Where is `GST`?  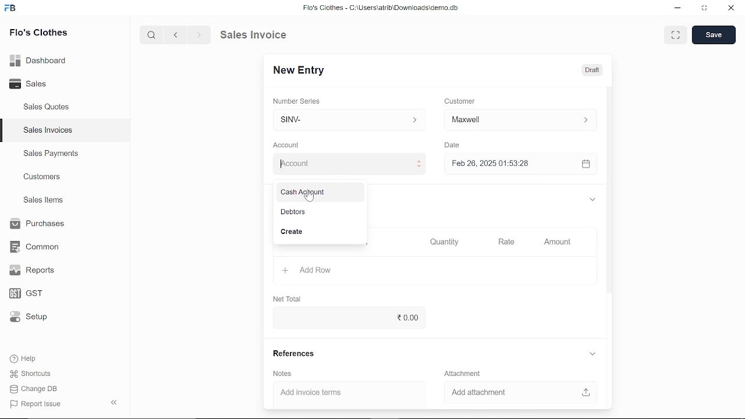 GST is located at coordinates (36, 294).